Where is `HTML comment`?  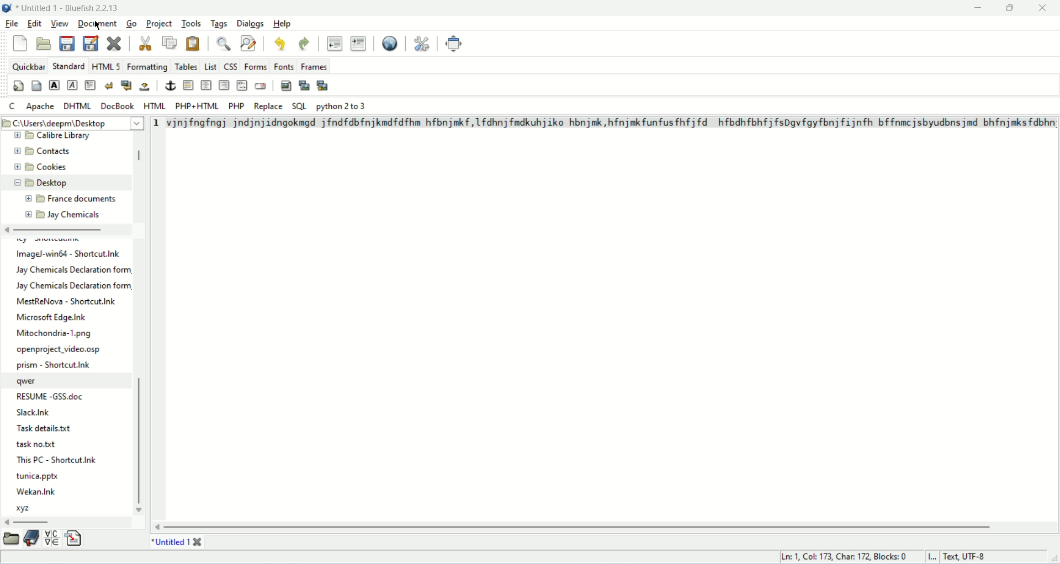 HTML comment is located at coordinates (242, 85).